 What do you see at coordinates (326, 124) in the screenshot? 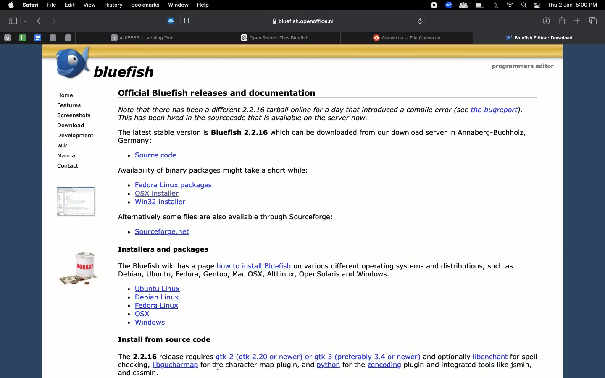
I see `2.2.16` at bounding box center [326, 124].